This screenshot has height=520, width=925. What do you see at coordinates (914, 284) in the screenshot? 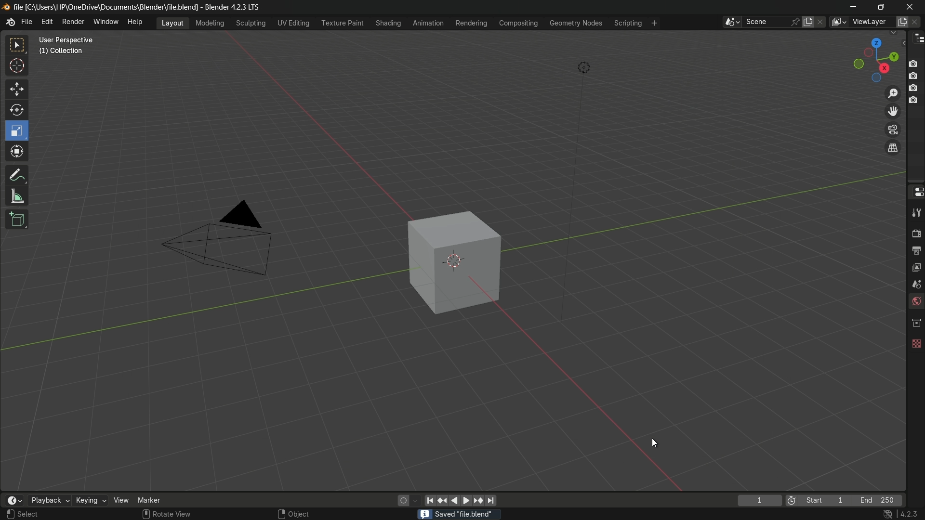
I see `scene` at bounding box center [914, 284].